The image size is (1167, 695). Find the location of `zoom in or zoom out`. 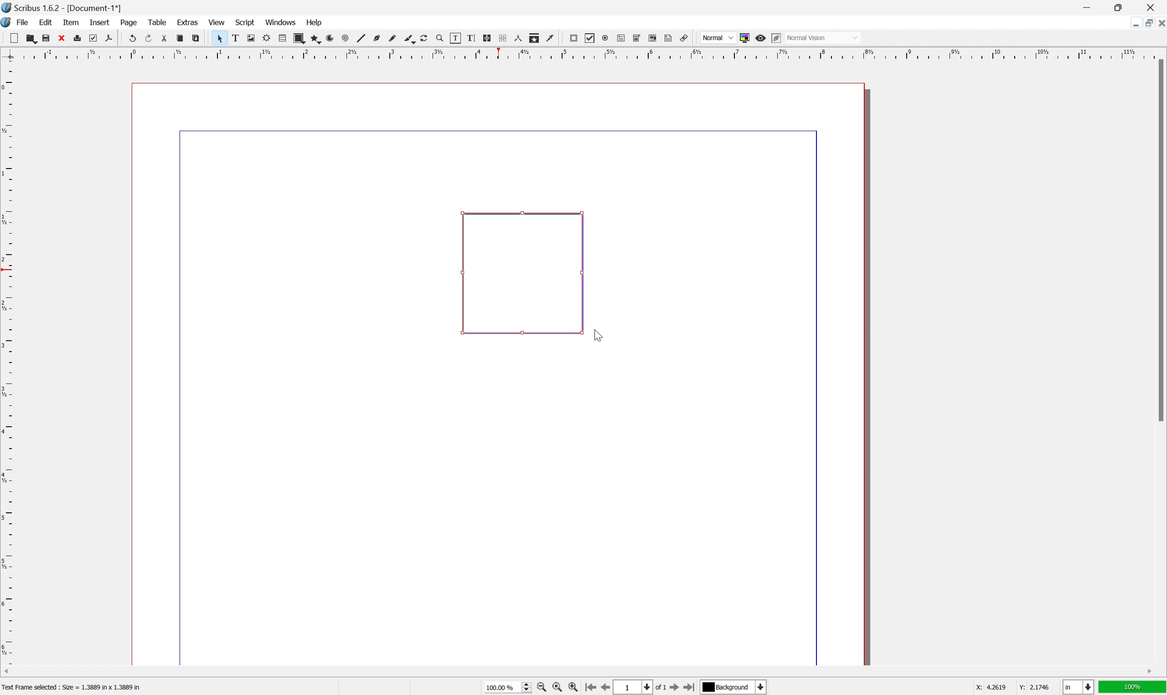

zoom in or zoom out is located at coordinates (440, 38).